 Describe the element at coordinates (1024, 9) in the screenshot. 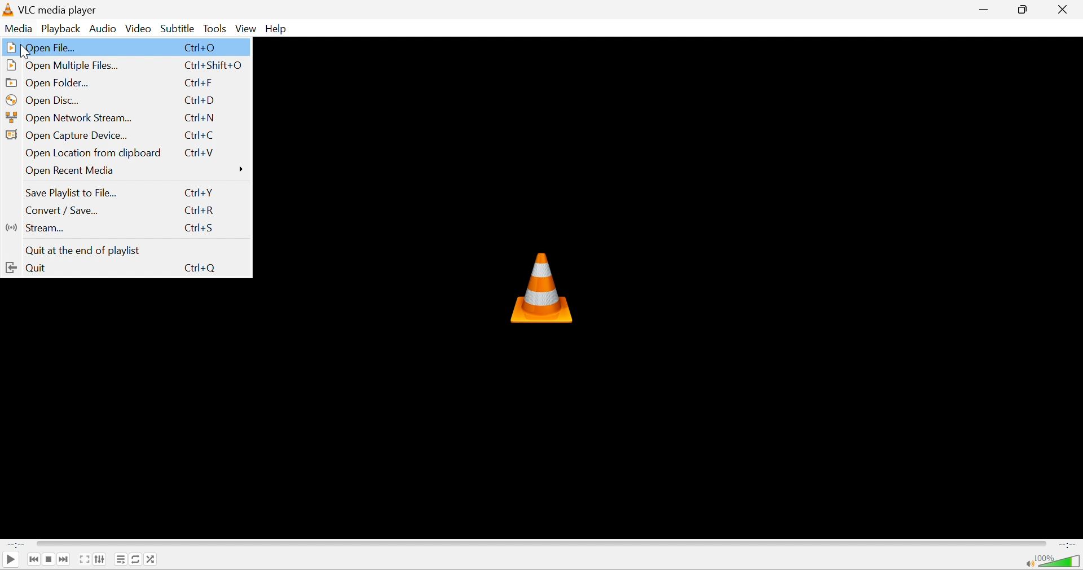

I see `Restore Down` at that location.